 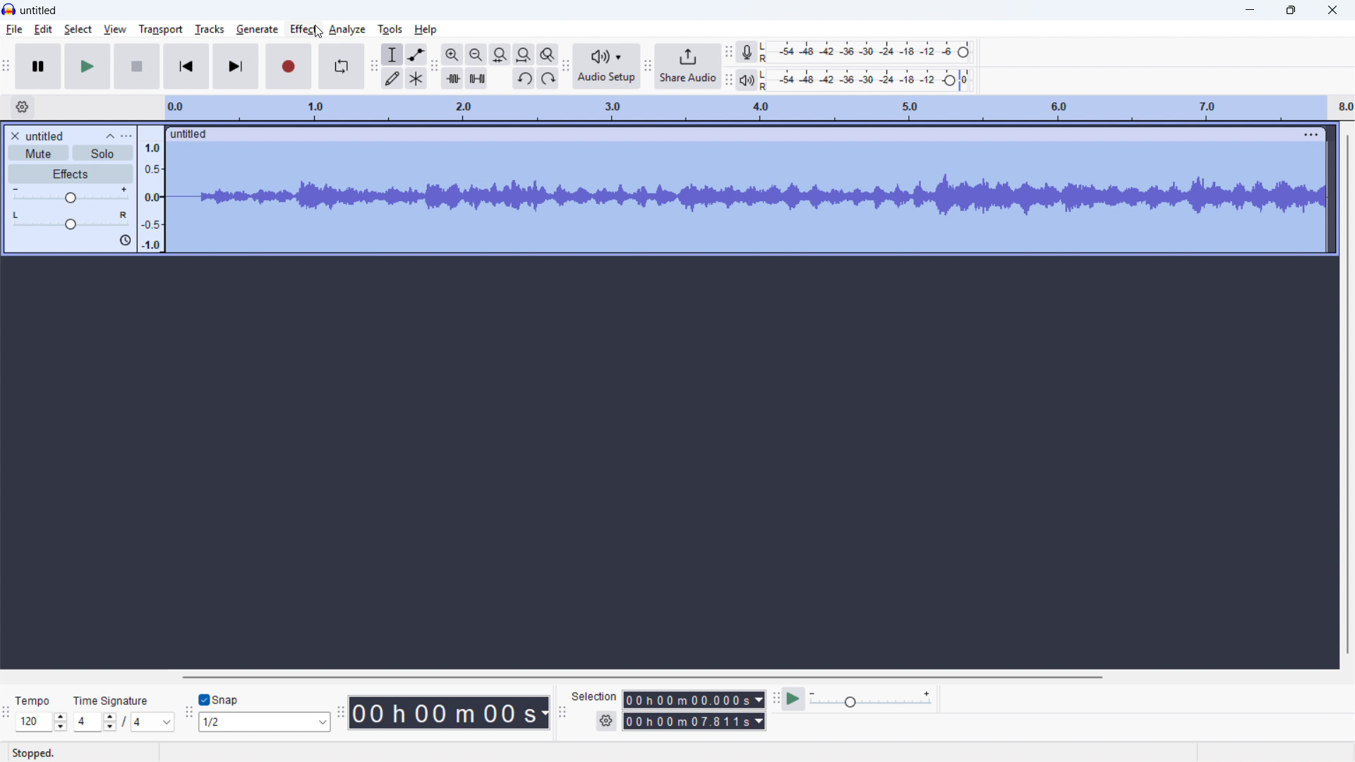 I want to click on Selection start time , so click(x=693, y=700).